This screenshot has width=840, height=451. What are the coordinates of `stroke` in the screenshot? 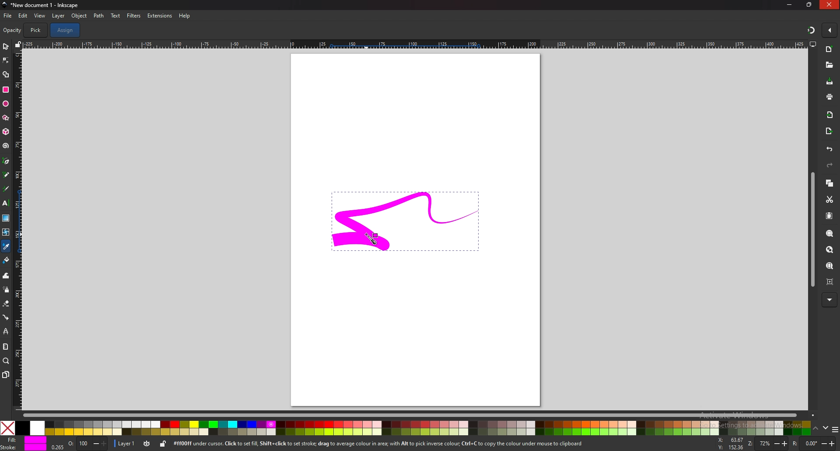 It's located at (24, 447).